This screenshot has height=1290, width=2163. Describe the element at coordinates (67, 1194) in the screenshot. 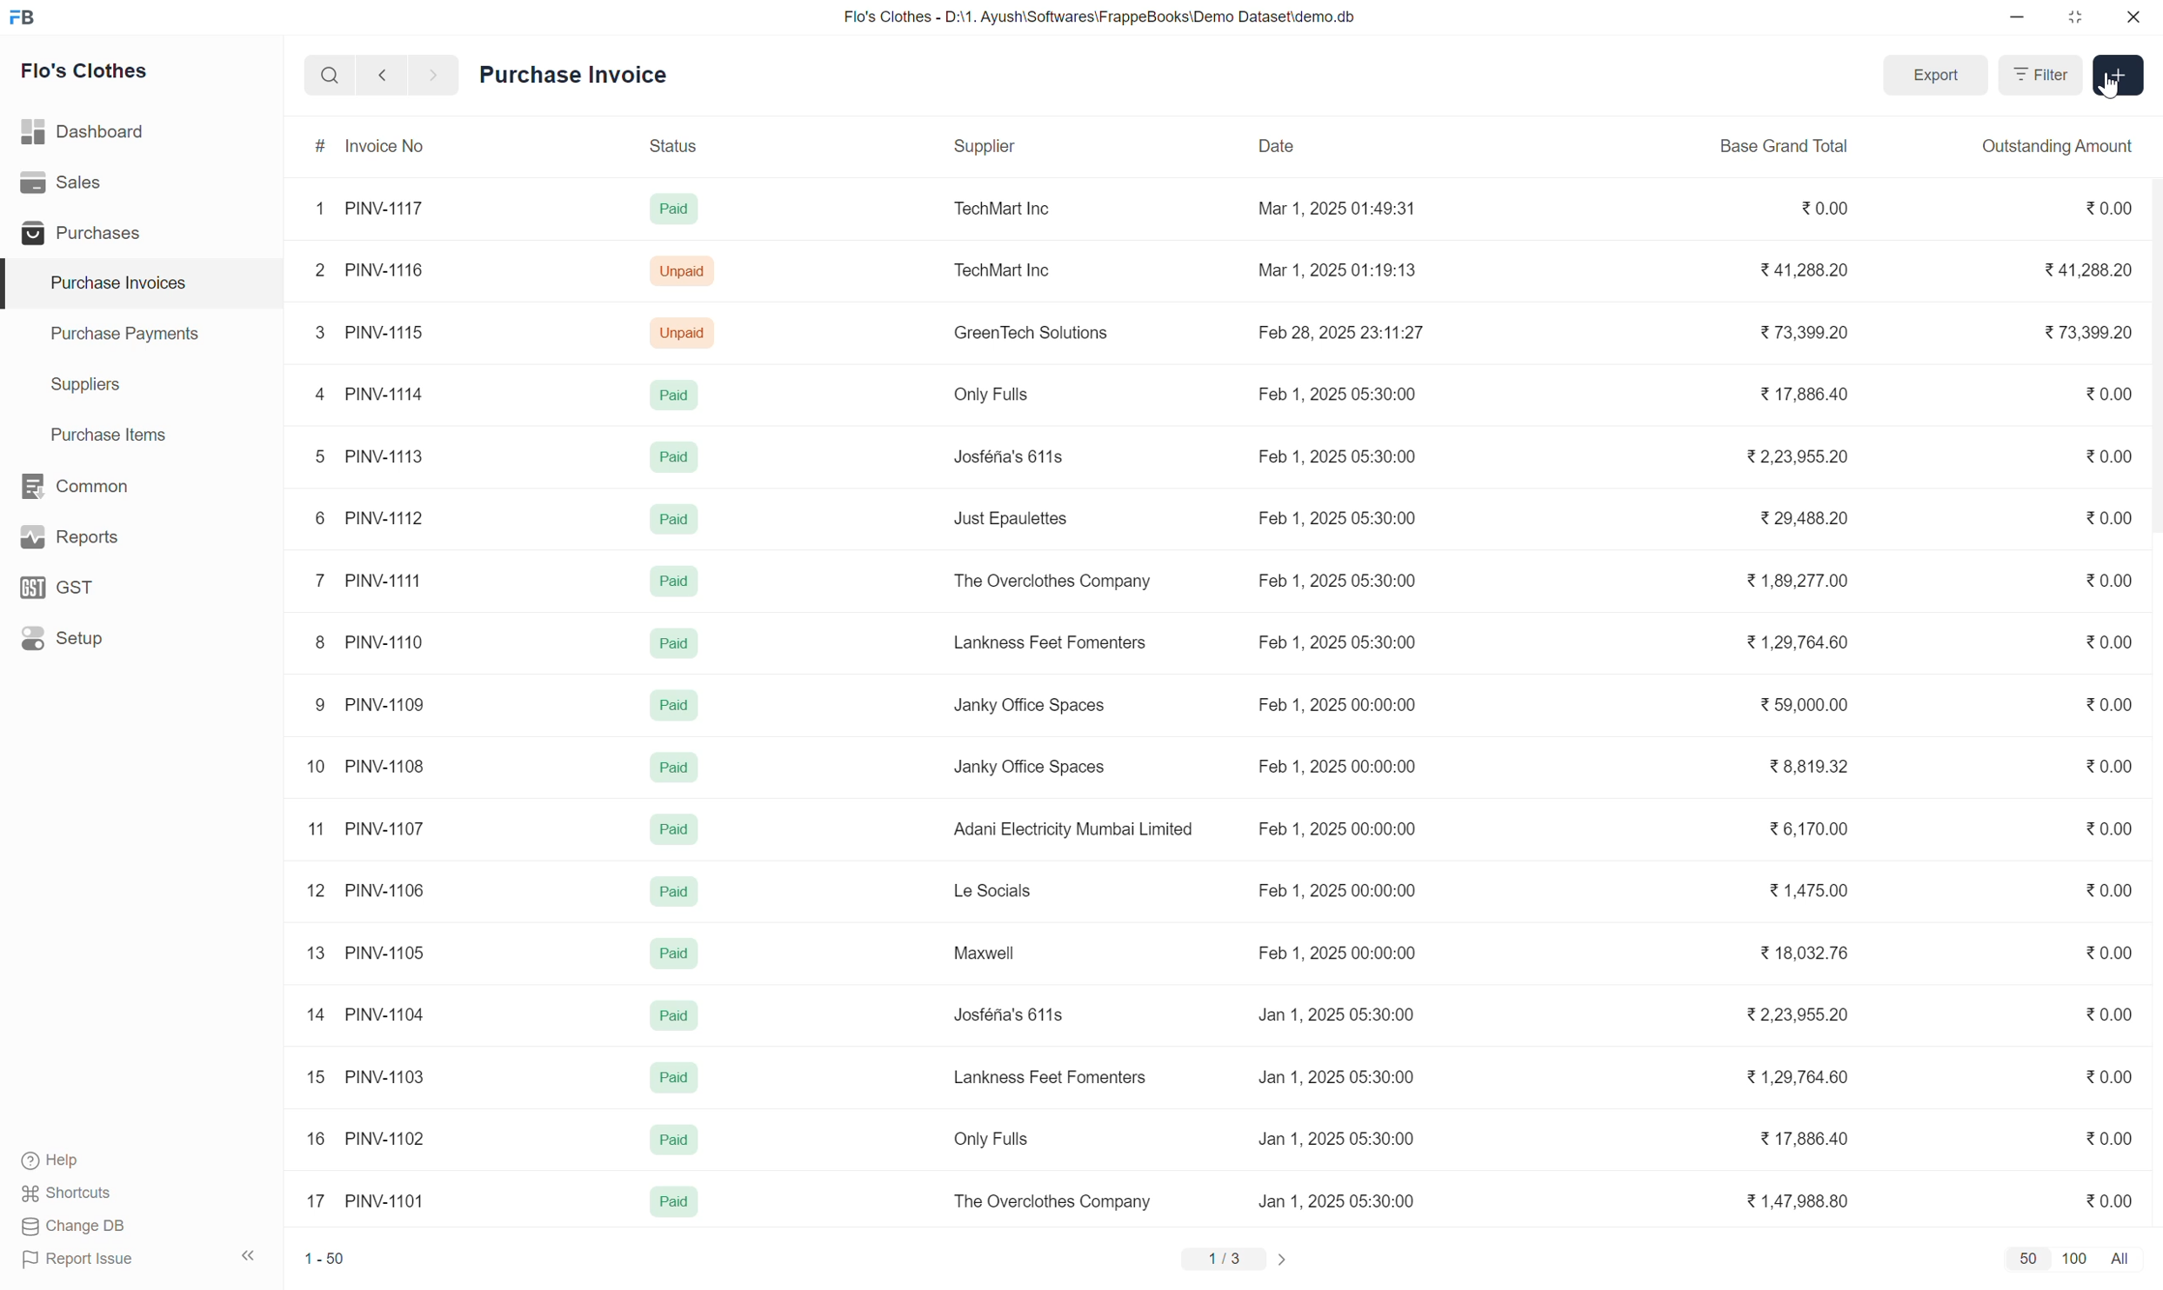

I see `Shortcuts` at that location.